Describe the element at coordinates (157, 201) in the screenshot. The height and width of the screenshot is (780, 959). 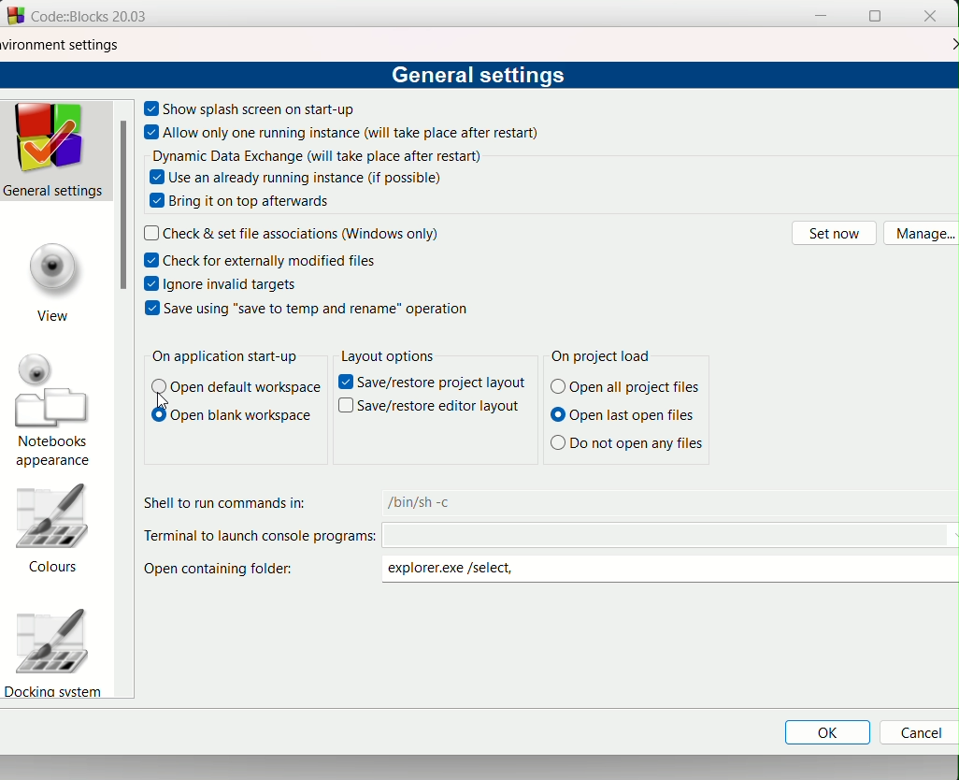
I see `checkbox` at that location.